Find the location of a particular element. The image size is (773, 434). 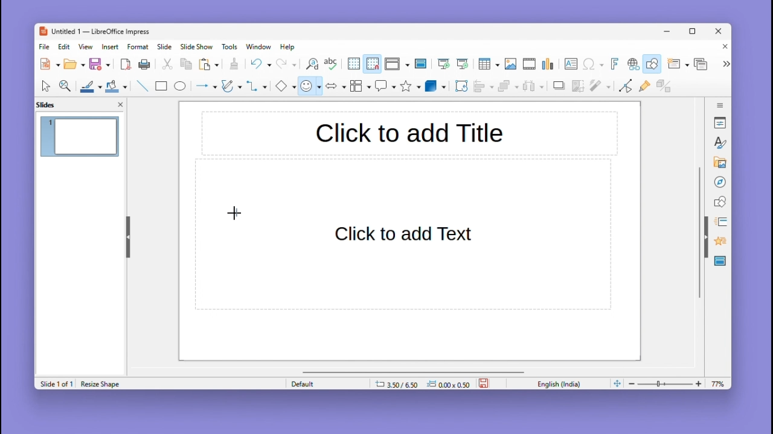

Print is located at coordinates (144, 64).